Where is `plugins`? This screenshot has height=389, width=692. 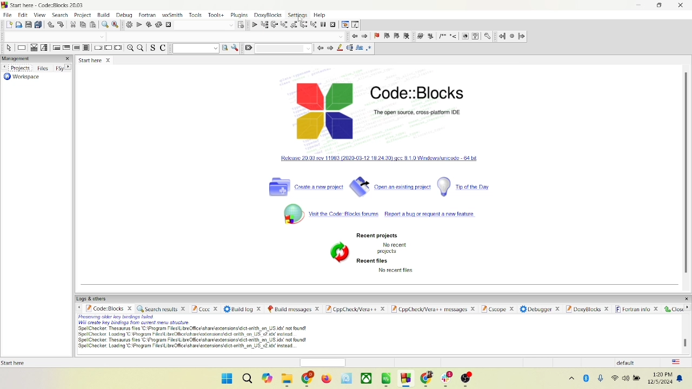 plugins is located at coordinates (239, 15).